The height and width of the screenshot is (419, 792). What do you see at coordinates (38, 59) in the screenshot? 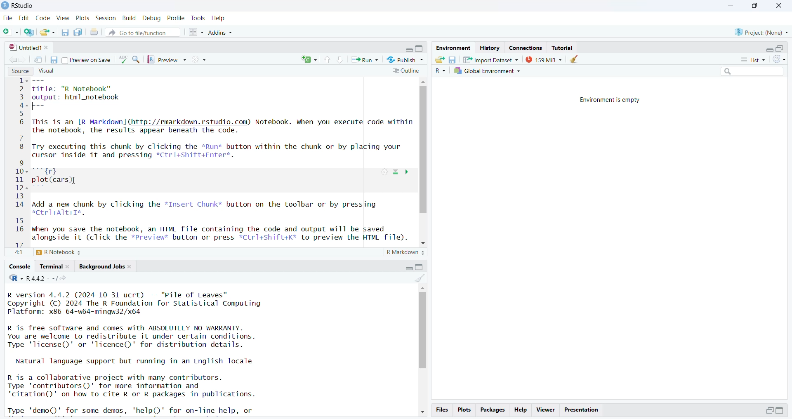
I see `show in new window` at bounding box center [38, 59].